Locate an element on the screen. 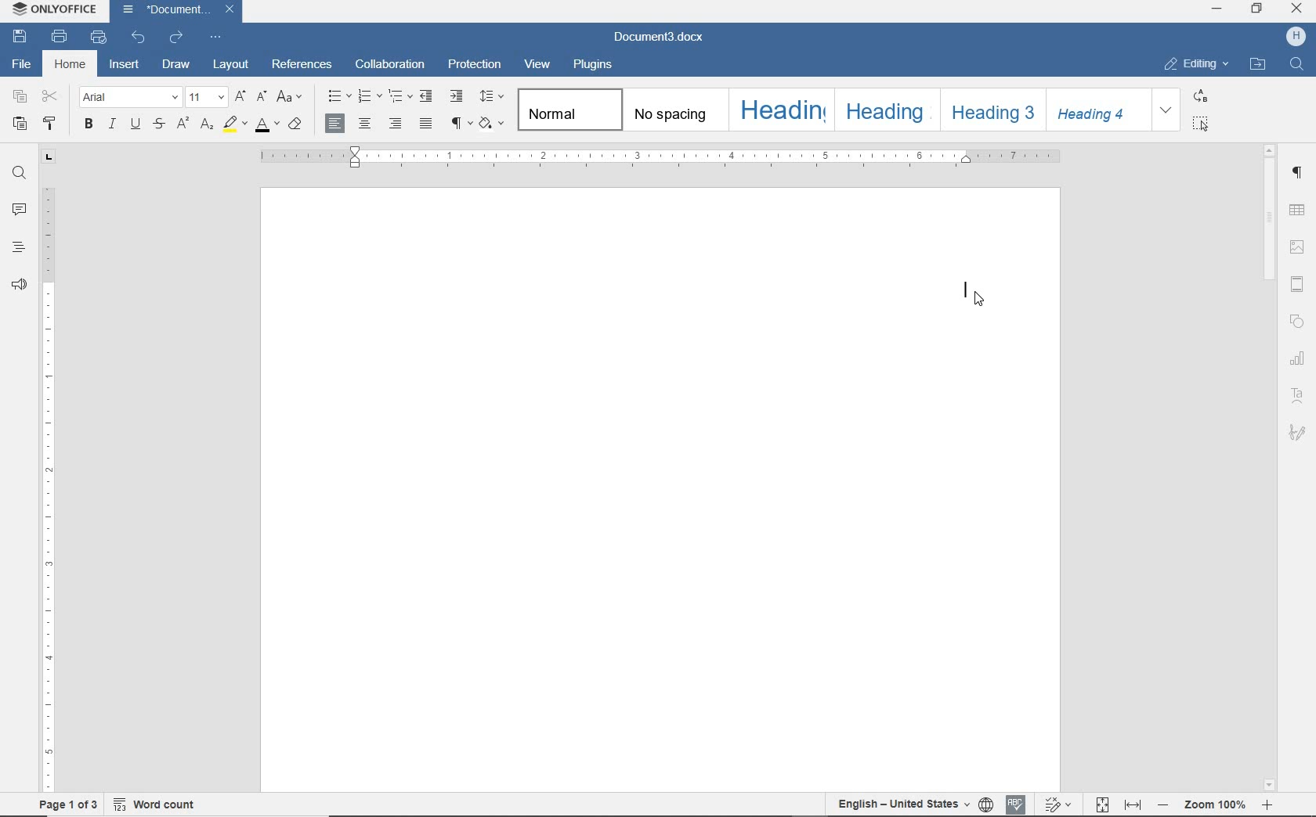  TEXT LANGUAGE is located at coordinates (902, 804).